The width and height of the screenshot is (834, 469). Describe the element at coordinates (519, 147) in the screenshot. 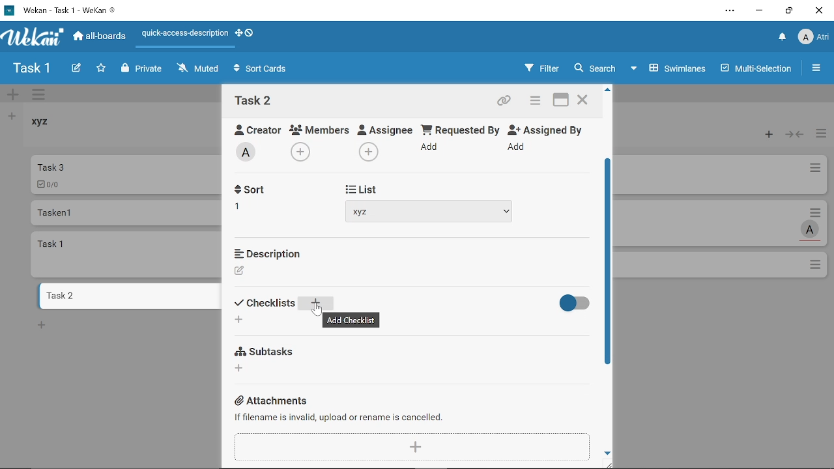

I see `Add` at that location.